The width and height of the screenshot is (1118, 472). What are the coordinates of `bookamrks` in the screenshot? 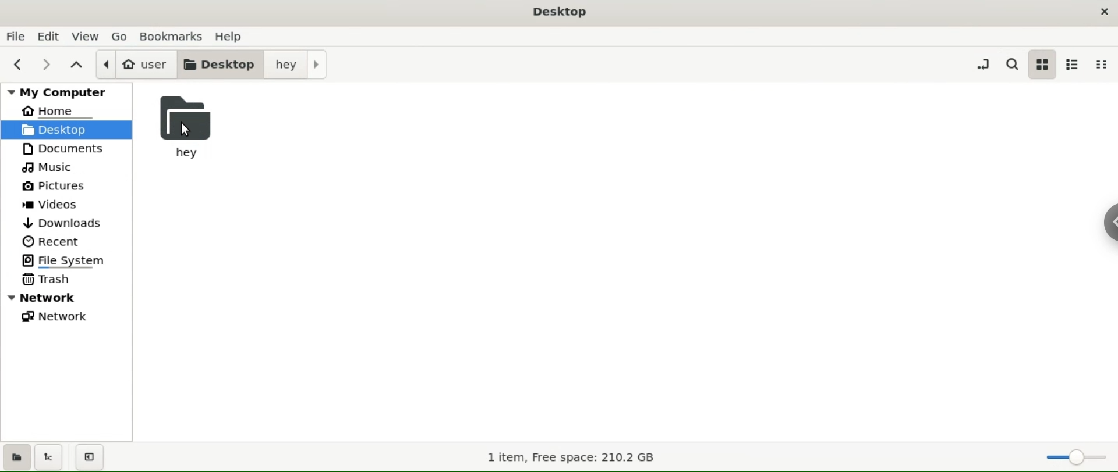 It's located at (167, 36).